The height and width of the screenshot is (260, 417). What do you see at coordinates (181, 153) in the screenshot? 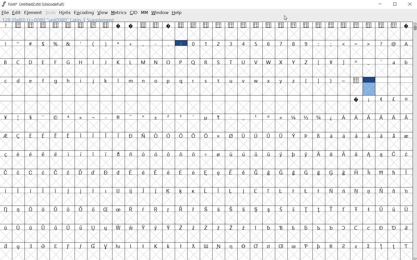
I see `Symbol` at bounding box center [181, 153].